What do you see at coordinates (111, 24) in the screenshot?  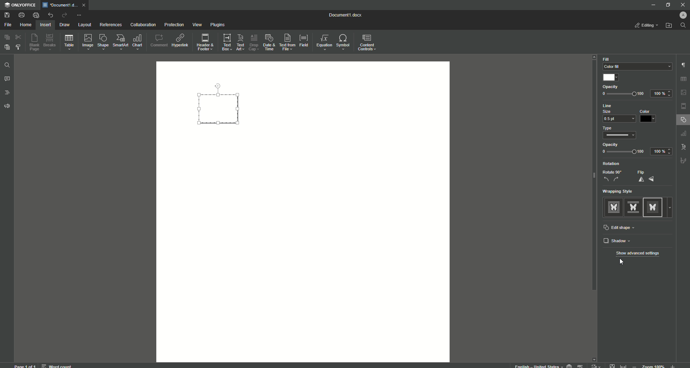 I see `References` at bounding box center [111, 24].